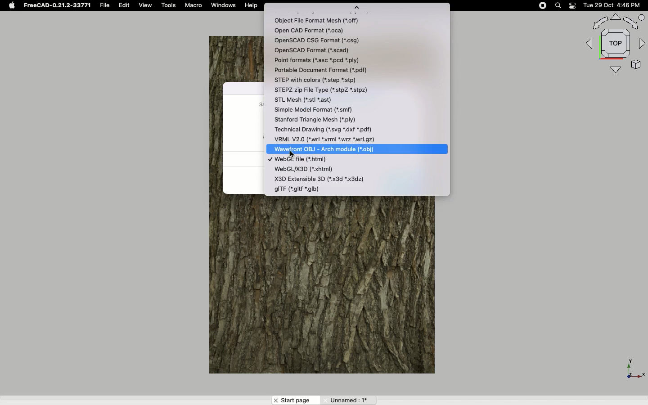 The image size is (648, 405). What do you see at coordinates (170, 5) in the screenshot?
I see `Tools` at bounding box center [170, 5].